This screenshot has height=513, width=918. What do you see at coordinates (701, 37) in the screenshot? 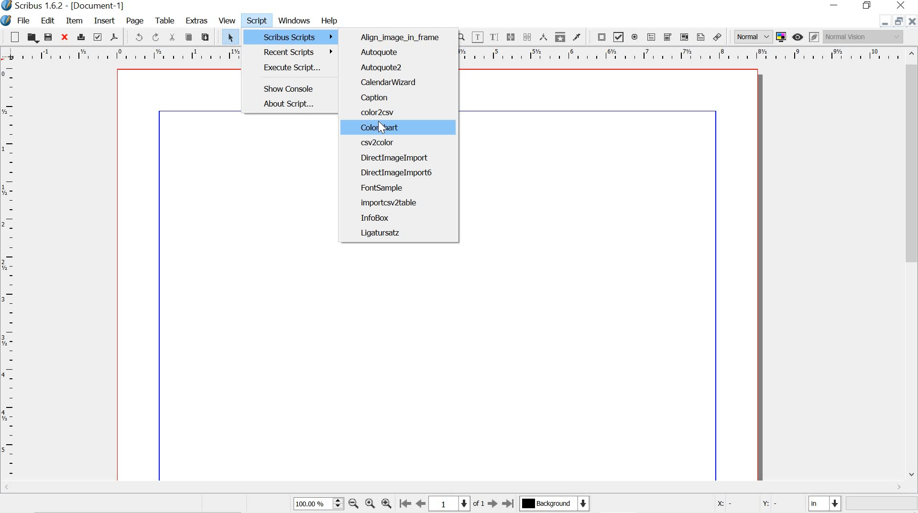
I see `text annotation` at bounding box center [701, 37].